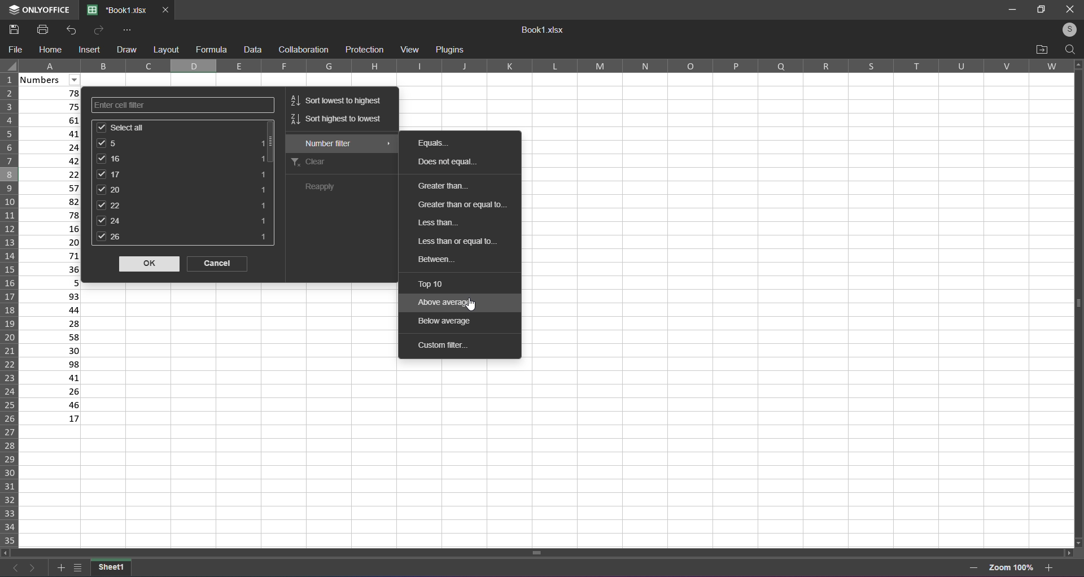  Describe the element at coordinates (91, 50) in the screenshot. I see `insert` at that location.